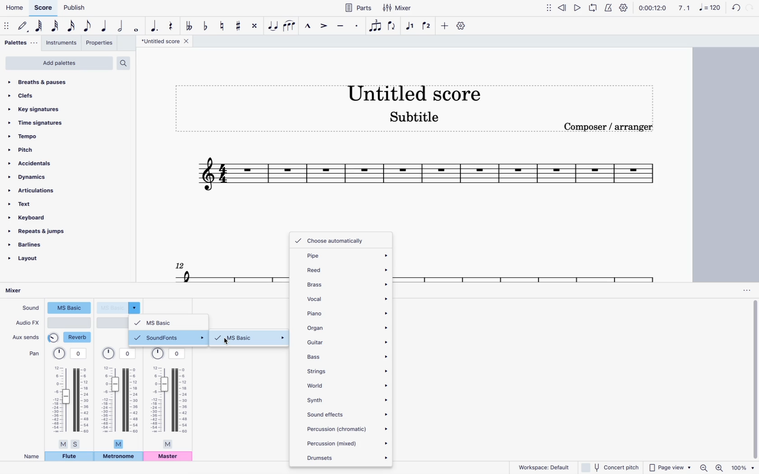  What do you see at coordinates (138, 28) in the screenshot?
I see `full note` at bounding box center [138, 28].